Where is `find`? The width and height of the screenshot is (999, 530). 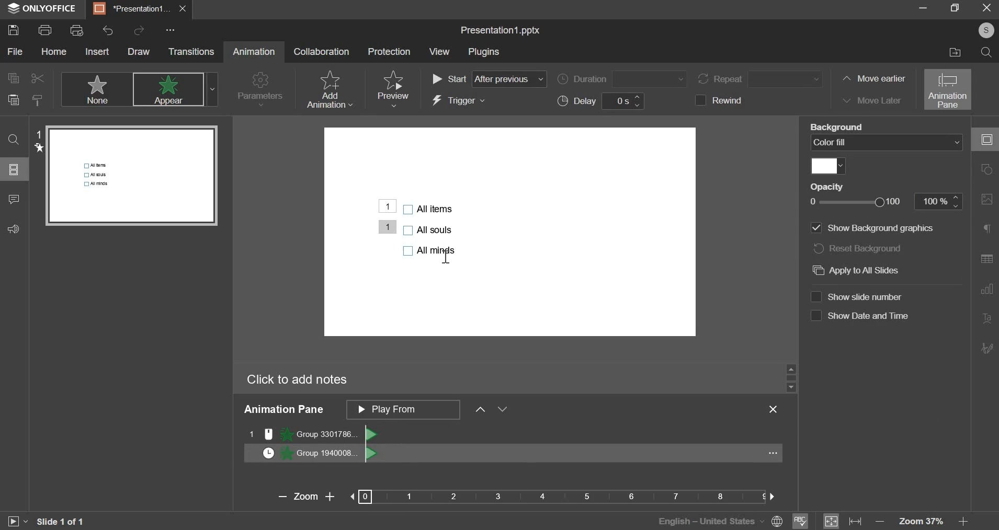
find is located at coordinates (14, 140).